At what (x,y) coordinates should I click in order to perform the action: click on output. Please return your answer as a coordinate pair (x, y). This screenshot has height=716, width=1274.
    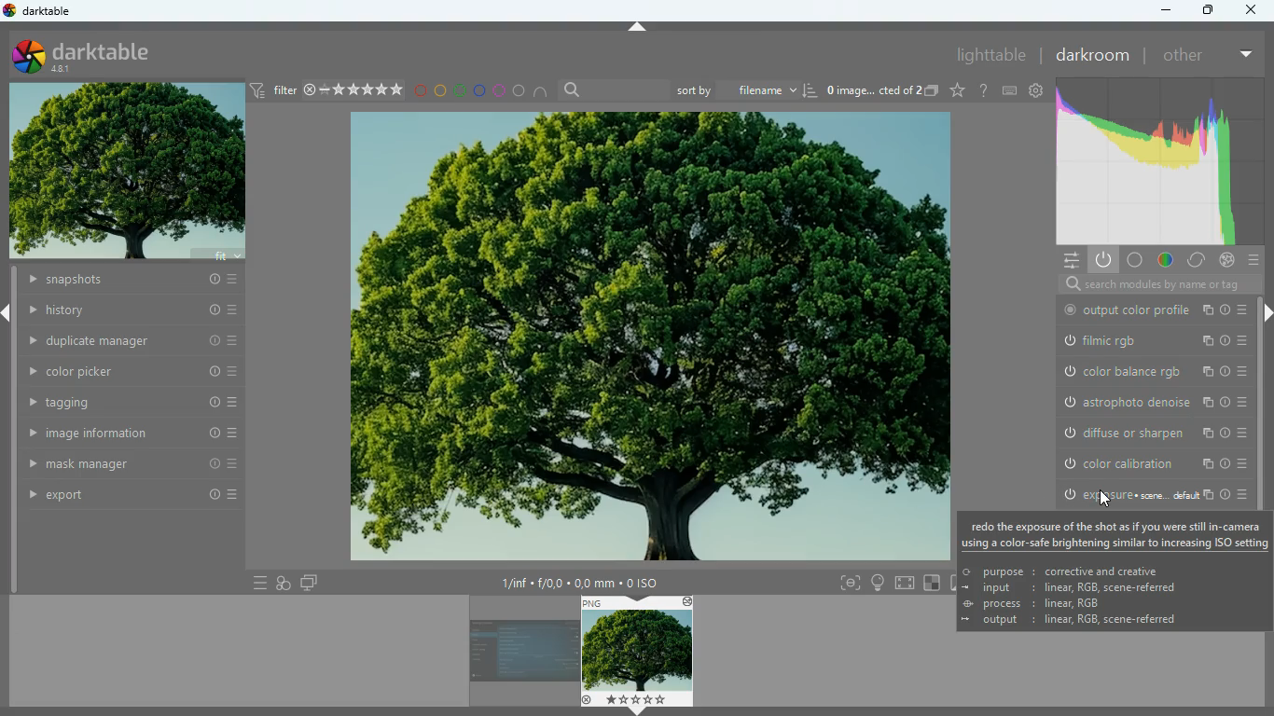
    Looking at the image, I should click on (1097, 622).